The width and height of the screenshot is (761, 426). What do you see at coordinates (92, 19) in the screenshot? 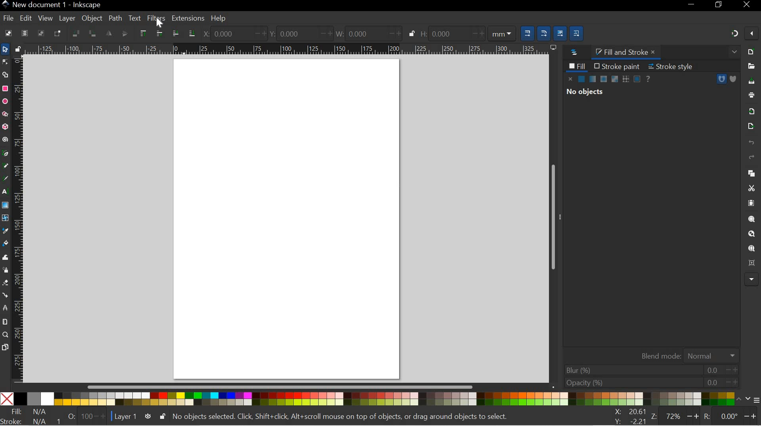
I see `OBJECT` at bounding box center [92, 19].